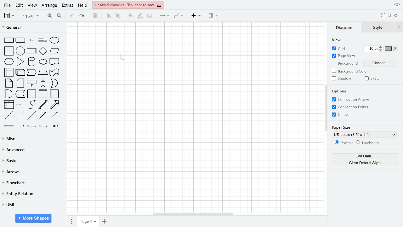 The width and height of the screenshot is (403, 227). I want to click on portrait, so click(344, 143).